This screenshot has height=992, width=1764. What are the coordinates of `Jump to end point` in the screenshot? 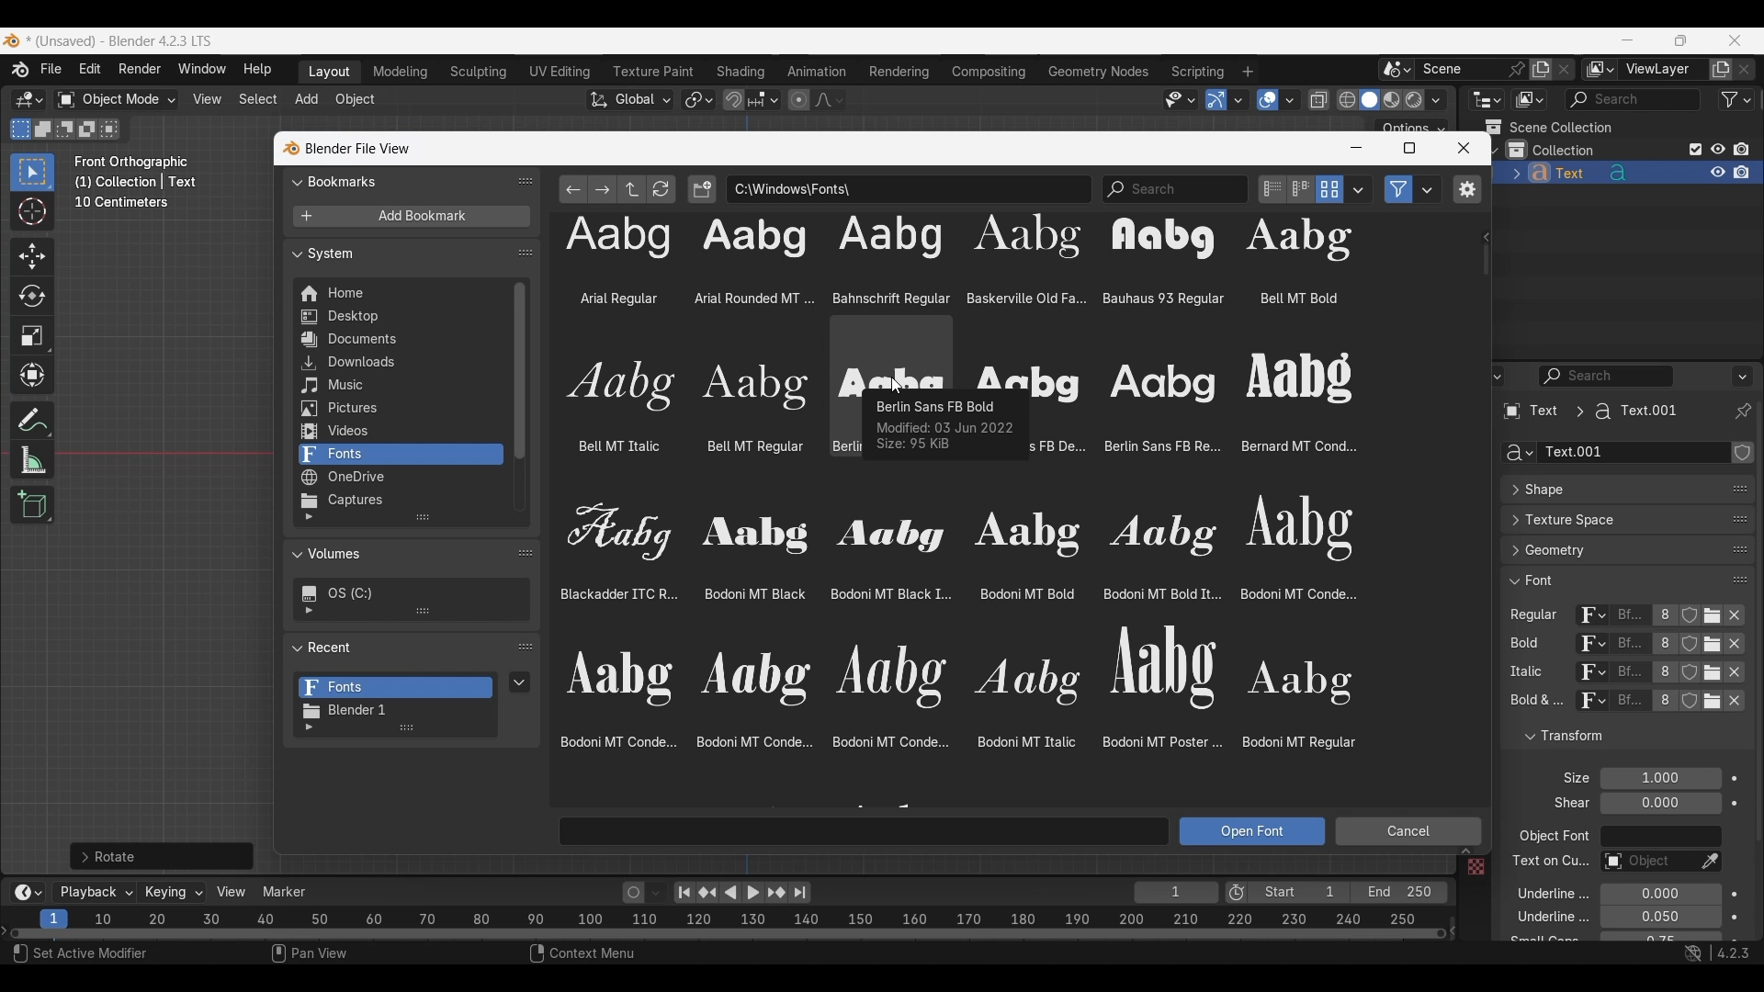 It's located at (800, 893).